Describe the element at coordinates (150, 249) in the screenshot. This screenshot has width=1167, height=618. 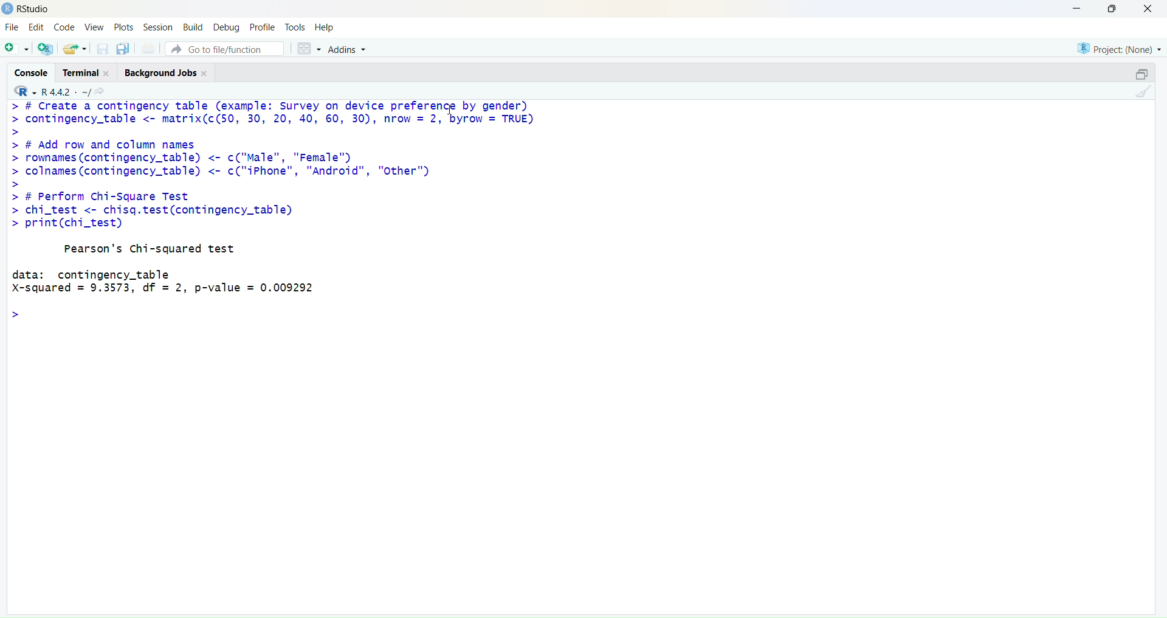
I see `Pearson's Chi-squared test` at that location.